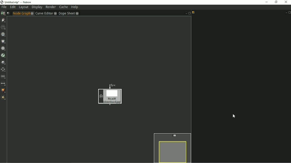  Describe the element at coordinates (3, 55) in the screenshot. I see `Keyer` at that location.